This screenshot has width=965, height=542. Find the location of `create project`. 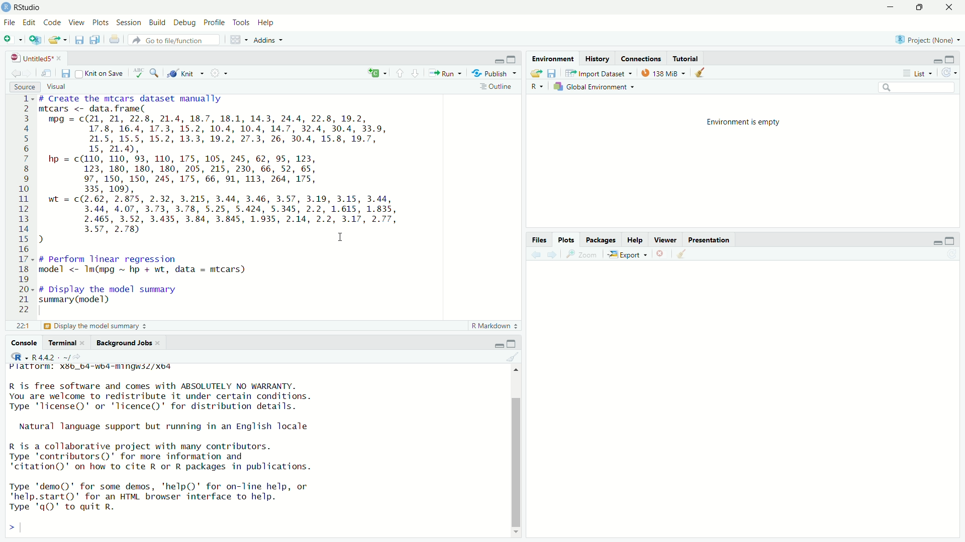

create project is located at coordinates (36, 40).